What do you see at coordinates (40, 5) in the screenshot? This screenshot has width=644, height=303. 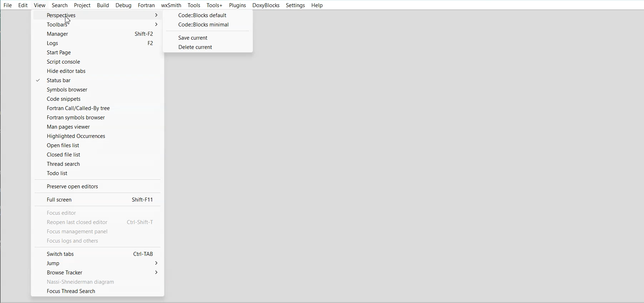 I see `View` at bounding box center [40, 5].